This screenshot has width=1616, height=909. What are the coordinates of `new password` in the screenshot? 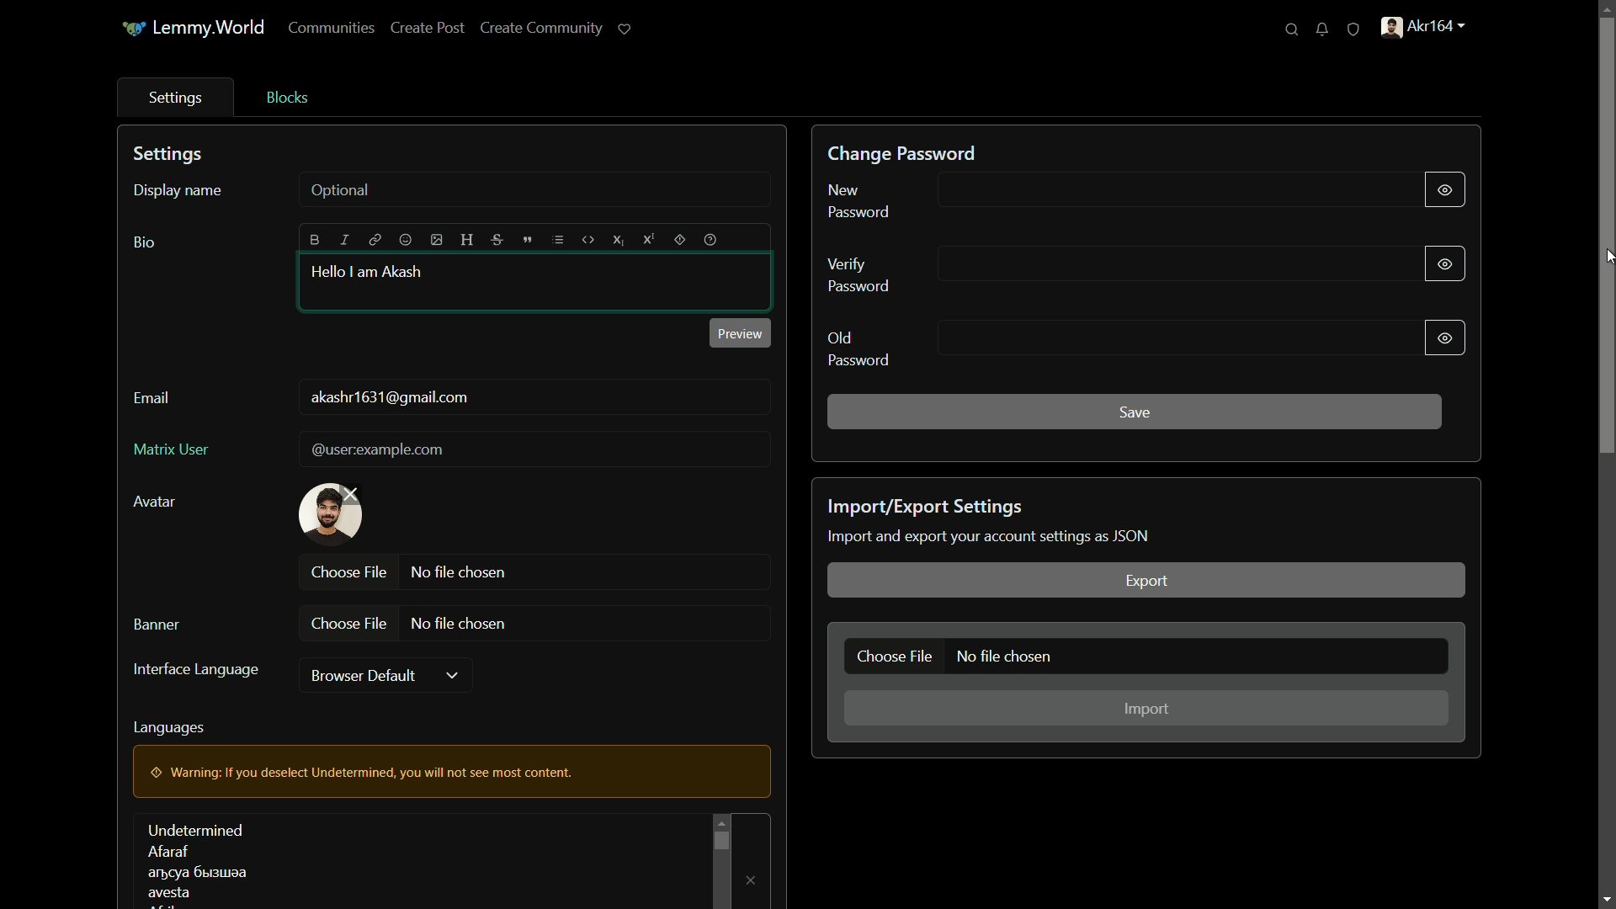 It's located at (860, 201).